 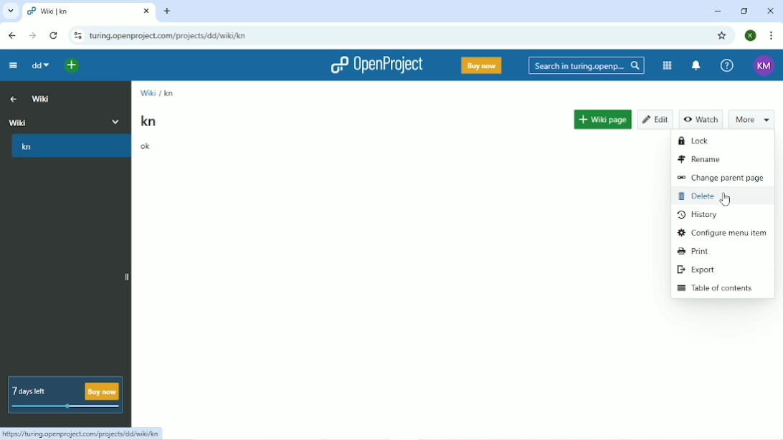 I want to click on Minimize, so click(x=716, y=11).